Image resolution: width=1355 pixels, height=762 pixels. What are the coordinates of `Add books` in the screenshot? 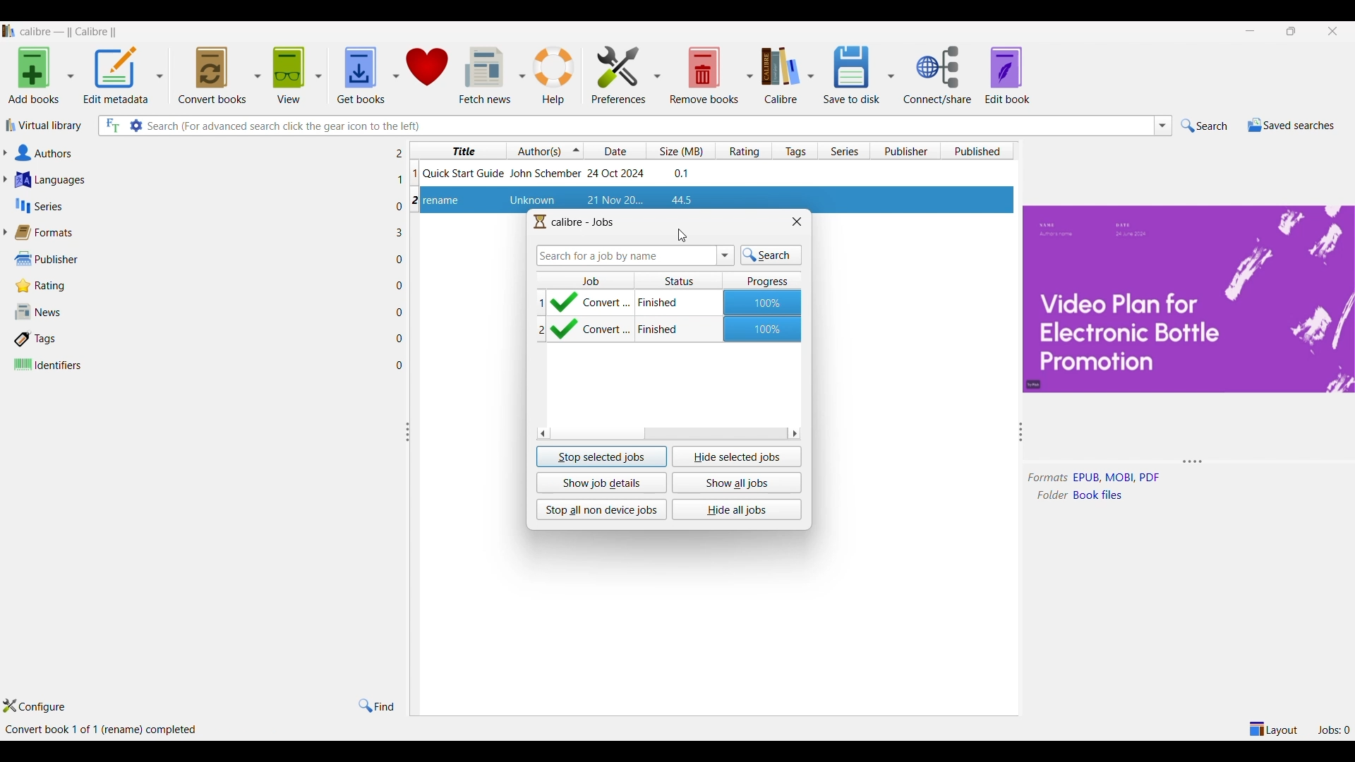 It's located at (33, 75).